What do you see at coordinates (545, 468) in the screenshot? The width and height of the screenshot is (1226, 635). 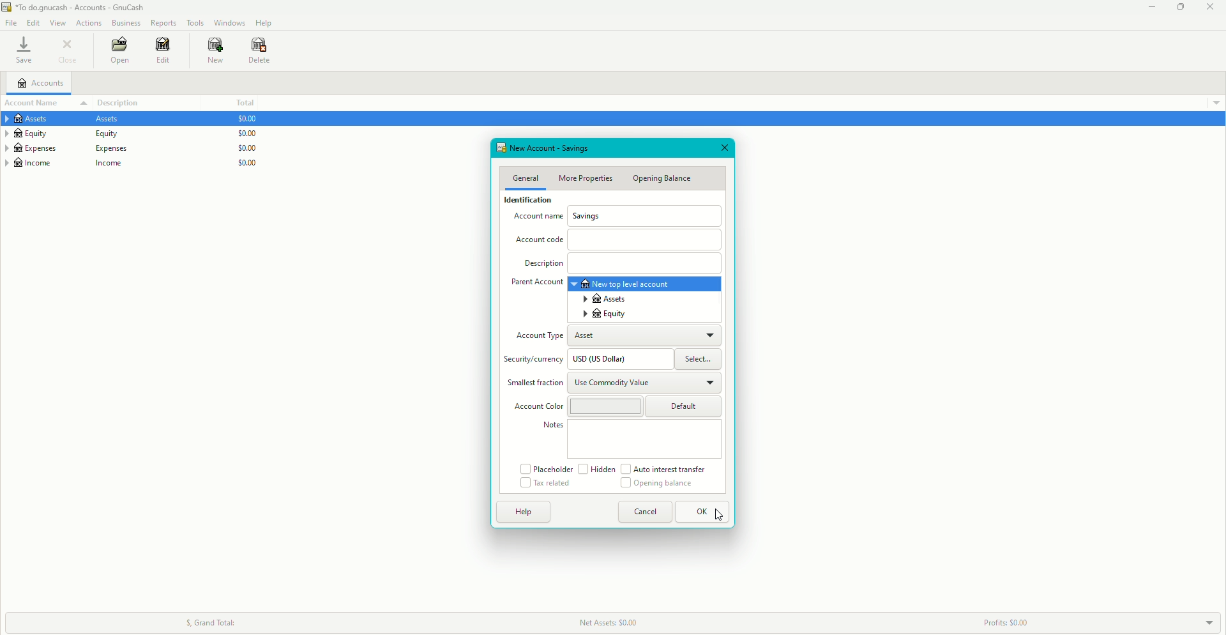 I see `Placeholder` at bounding box center [545, 468].